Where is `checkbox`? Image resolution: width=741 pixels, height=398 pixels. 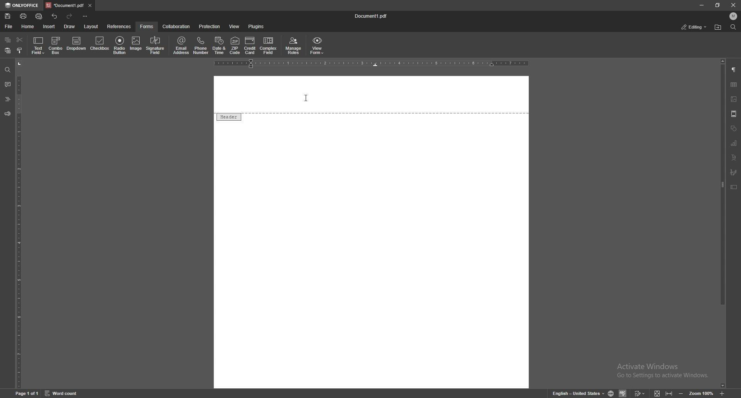 checkbox is located at coordinates (100, 45).